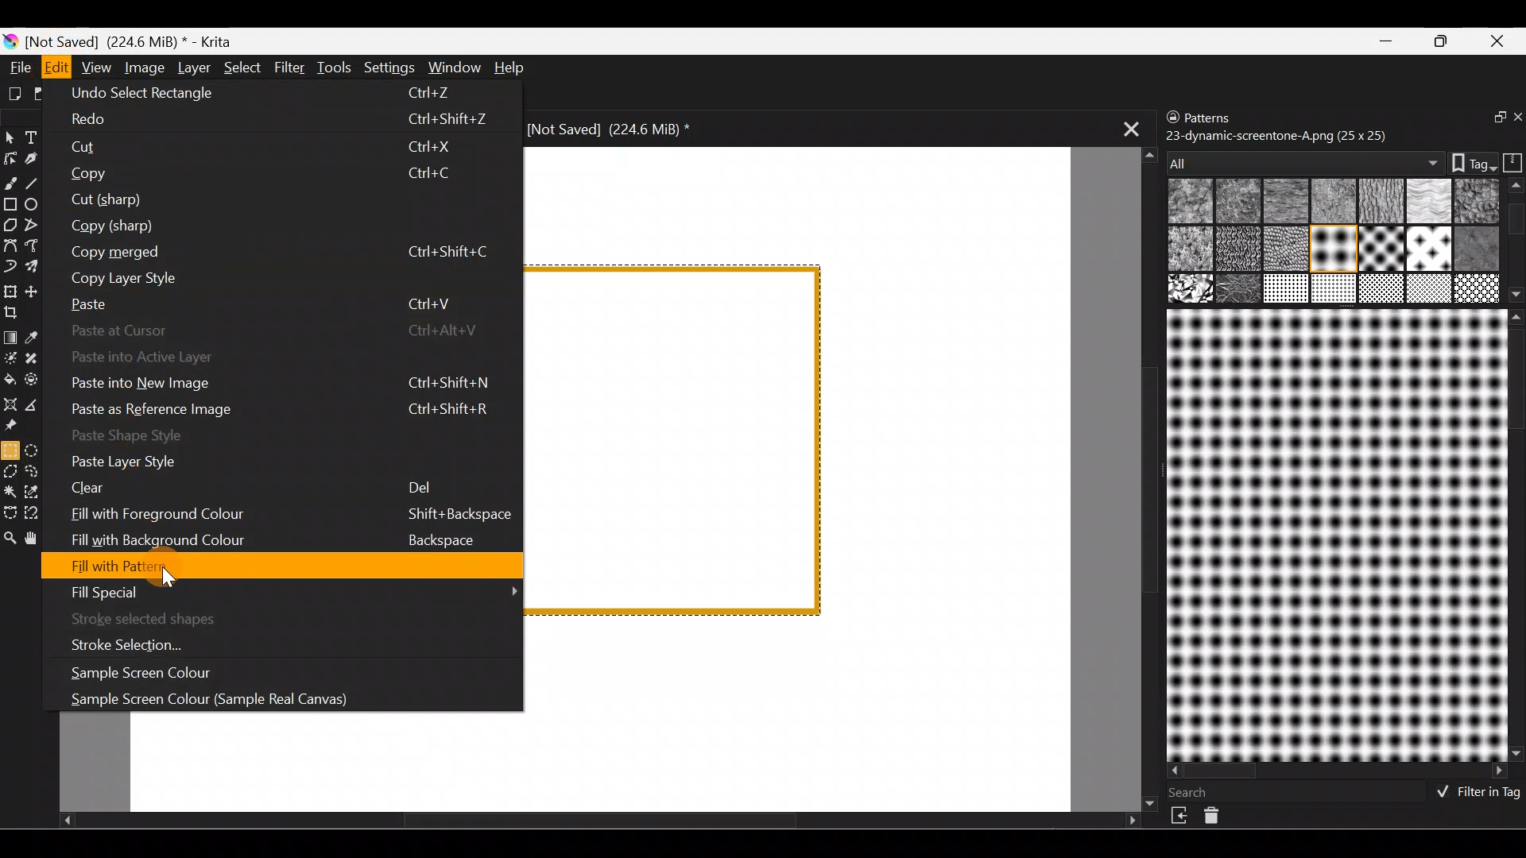  I want to click on Polyline tool, so click(33, 226).